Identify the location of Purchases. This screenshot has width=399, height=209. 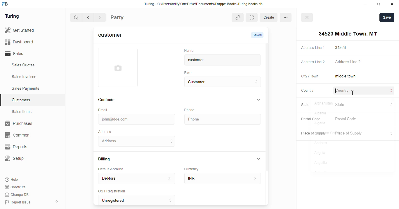
(29, 124).